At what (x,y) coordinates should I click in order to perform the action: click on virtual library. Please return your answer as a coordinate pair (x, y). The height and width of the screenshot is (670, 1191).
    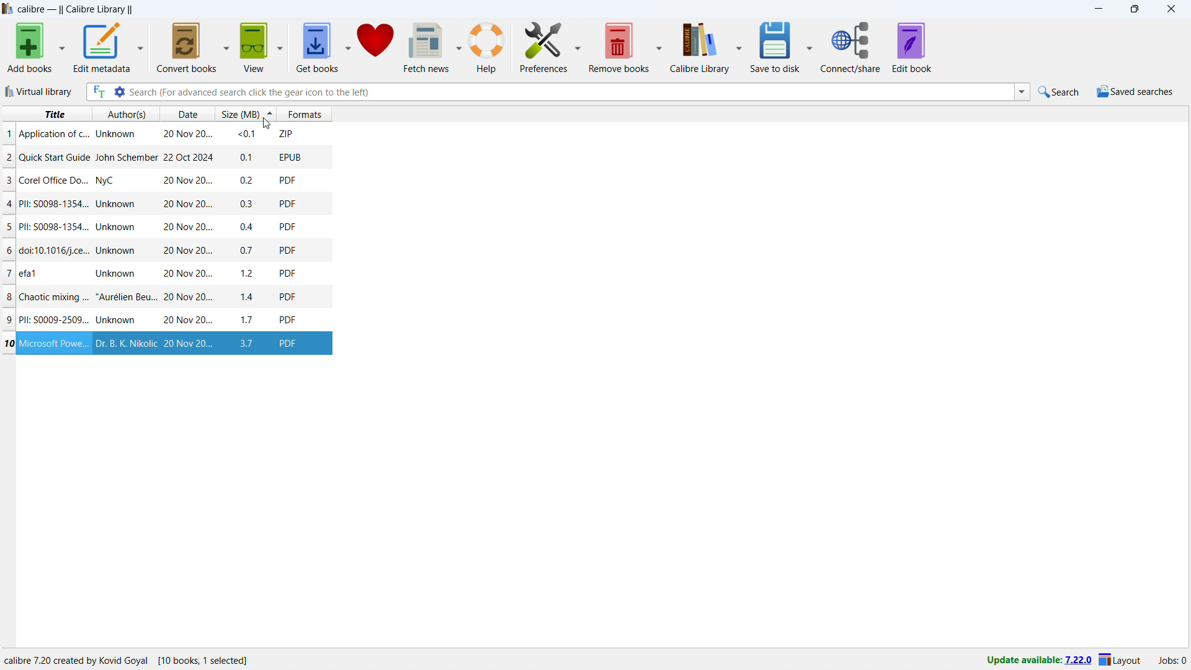
    Looking at the image, I should click on (39, 92).